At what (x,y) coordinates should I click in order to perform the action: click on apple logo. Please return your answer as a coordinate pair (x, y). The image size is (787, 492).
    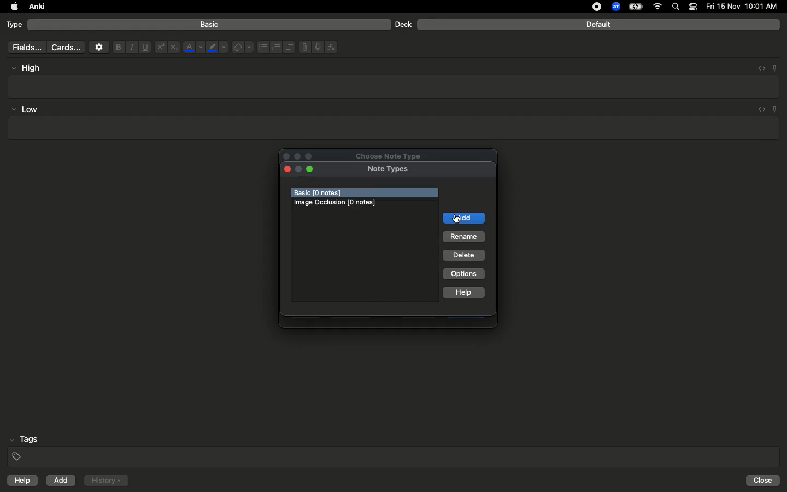
    Looking at the image, I should click on (11, 7).